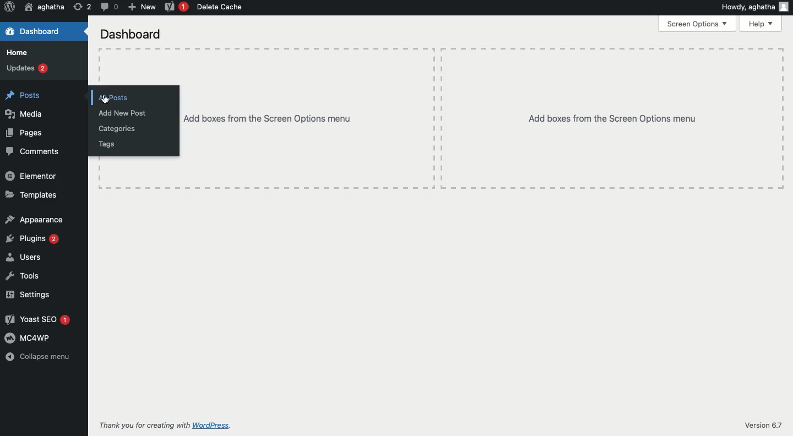 This screenshot has width=793, height=436. What do you see at coordinates (82, 7) in the screenshot?
I see `Revision` at bounding box center [82, 7].